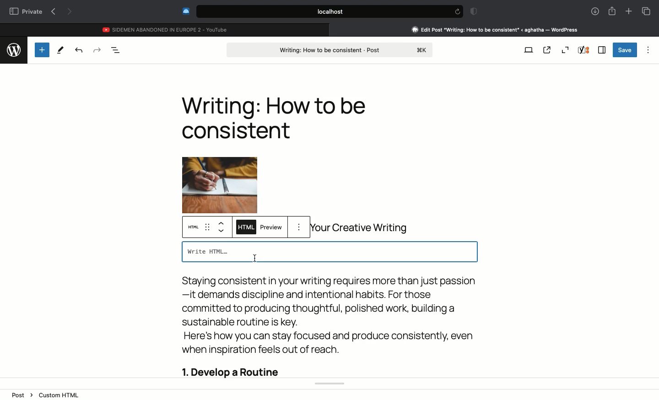 Image resolution: width=659 pixels, height=400 pixels. What do you see at coordinates (222, 227) in the screenshot?
I see `up & down arrow` at bounding box center [222, 227].